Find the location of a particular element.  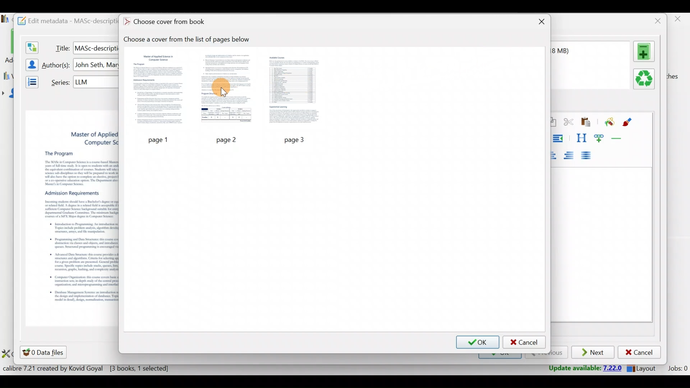

Insert separator is located at coordinates (619, 138).